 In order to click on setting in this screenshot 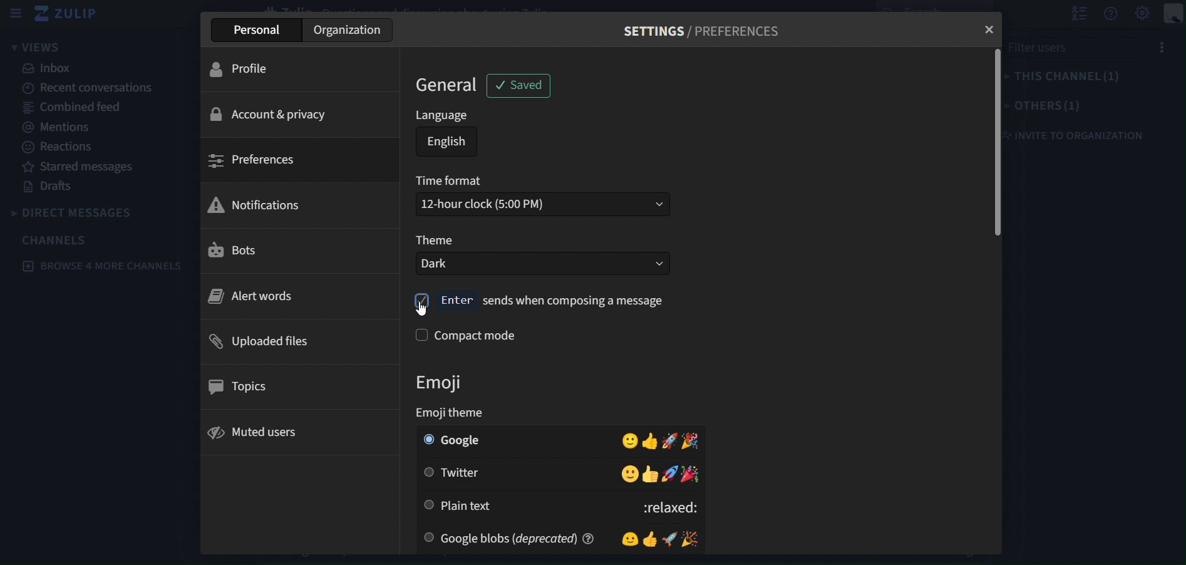, I will do `click(1141, 14)`.